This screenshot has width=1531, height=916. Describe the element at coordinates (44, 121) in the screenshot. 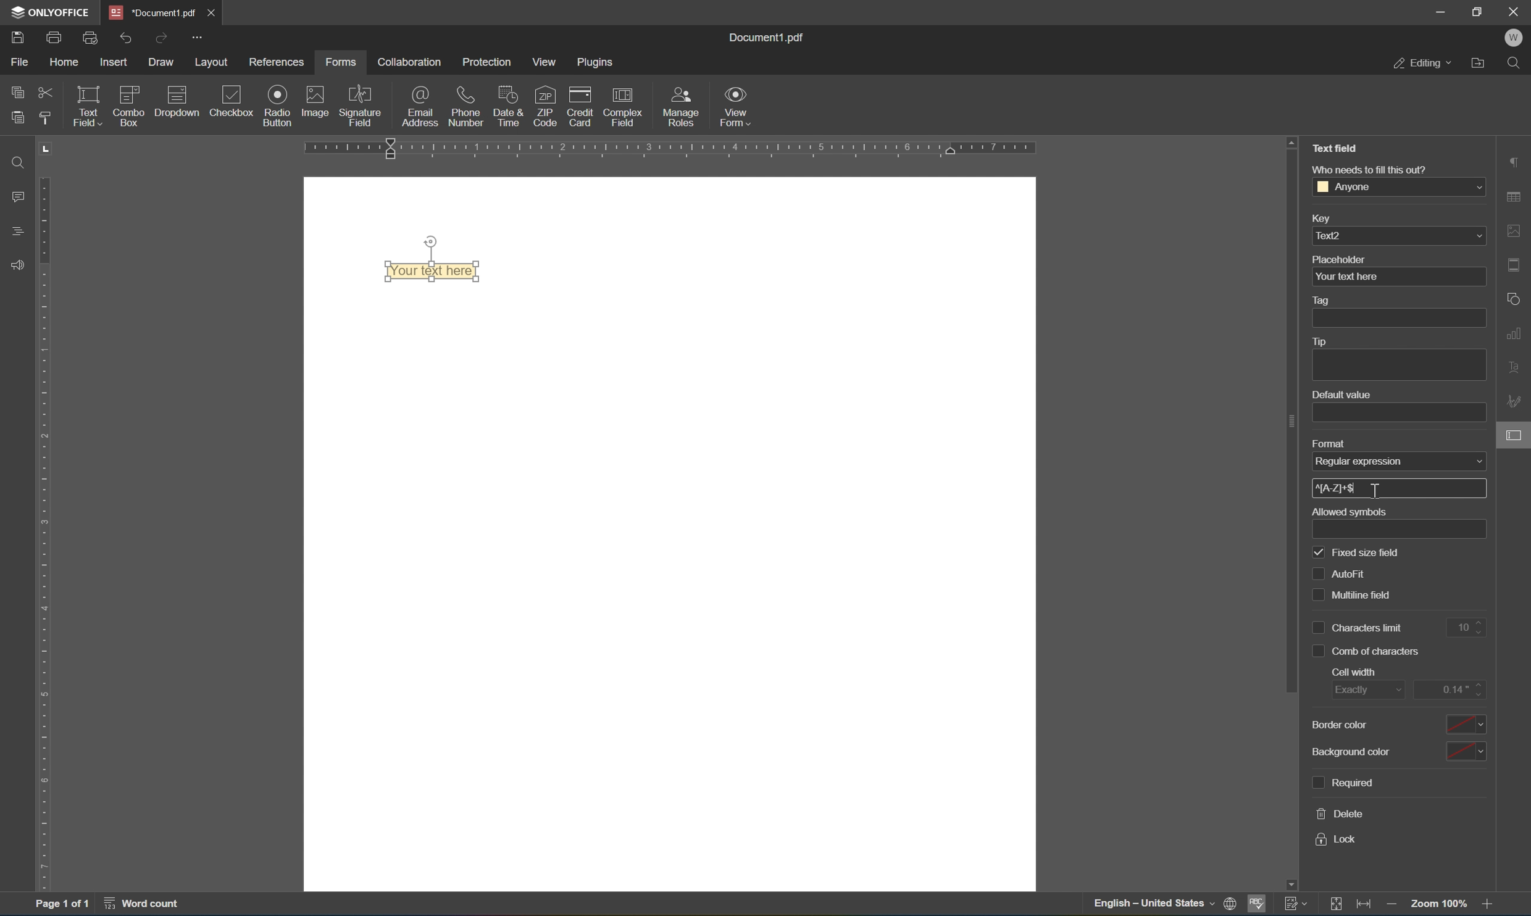

I see `copy style` at that location.